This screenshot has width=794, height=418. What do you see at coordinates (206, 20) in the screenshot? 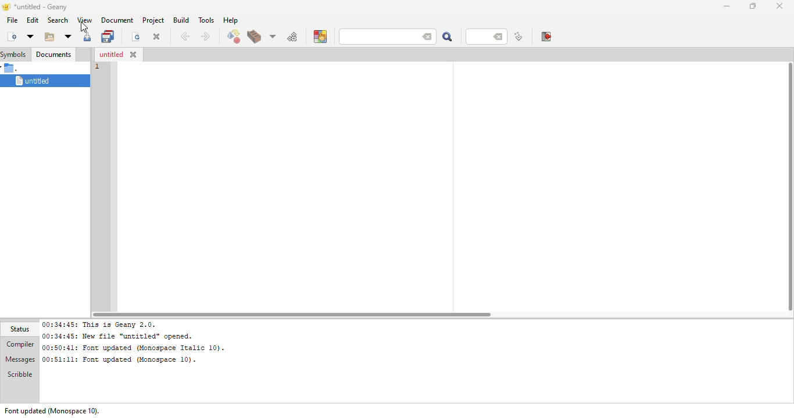
I see `tools` at bounding box center [206, 20].